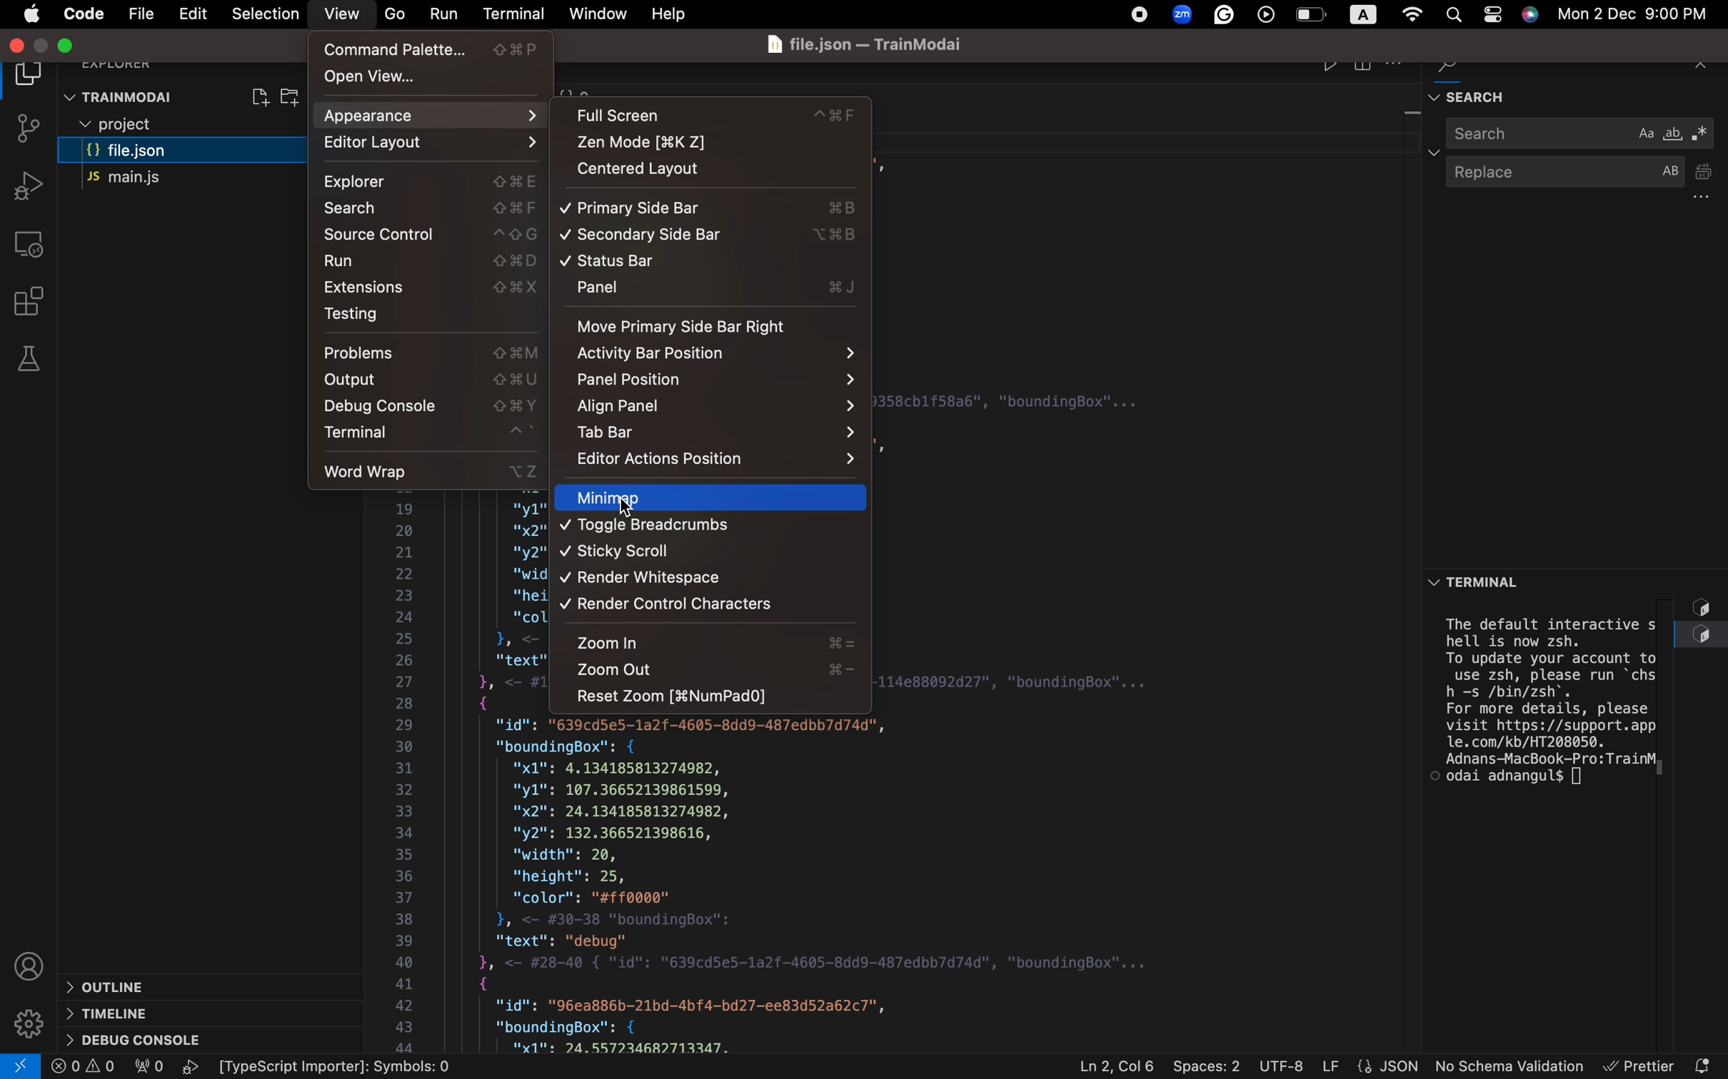 The image size is (1728, 1079). I want to click on reset zoom, so click(712, 696).